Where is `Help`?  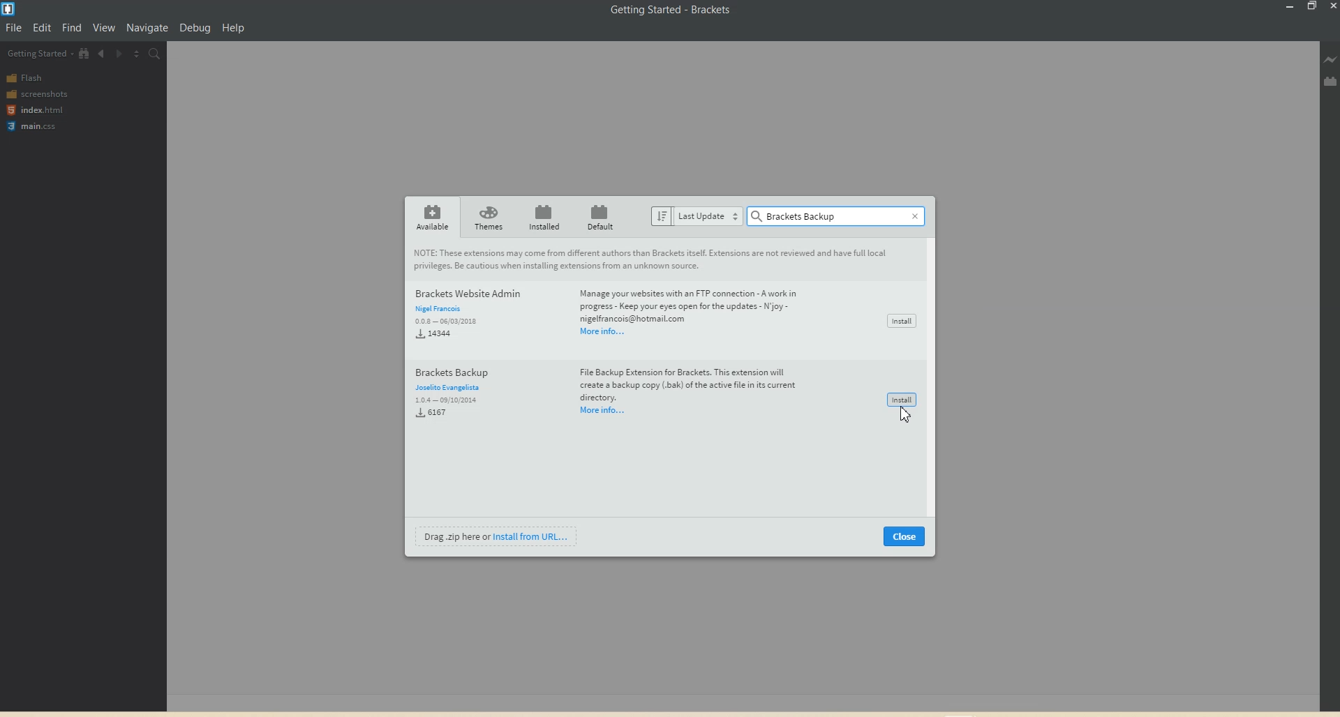
Help is located at coordinates (233, 27).